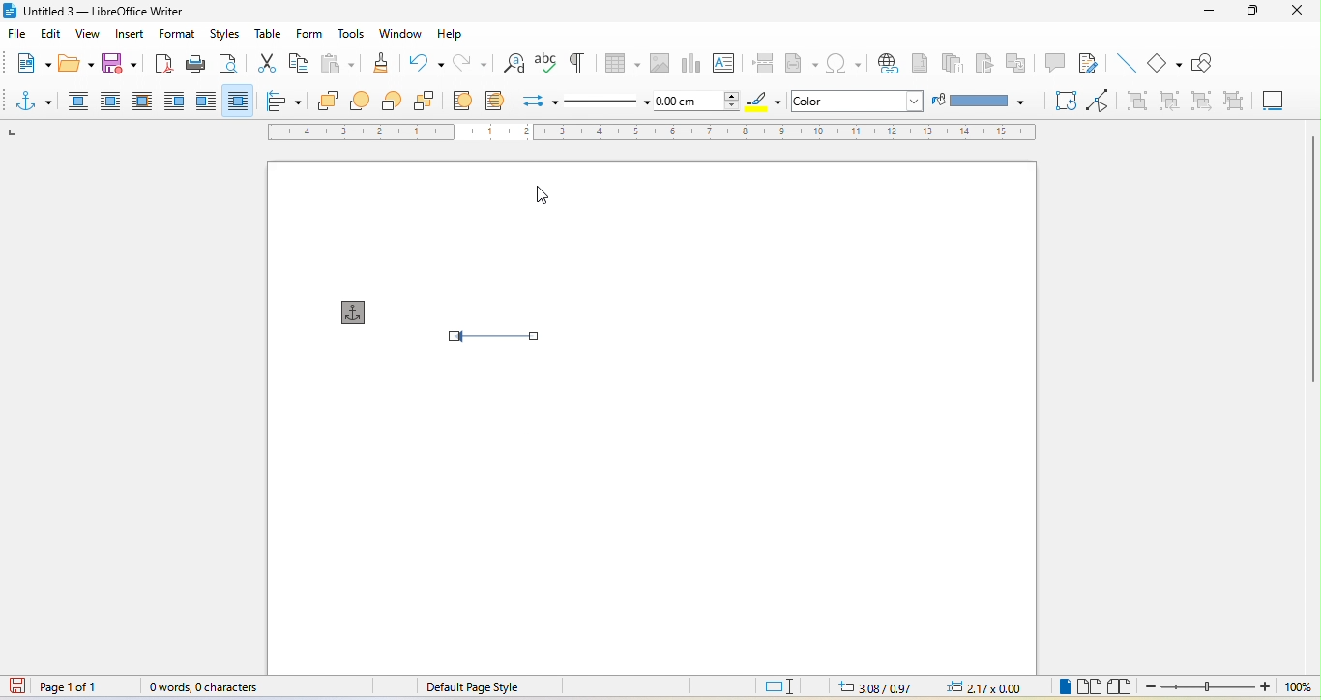  What do you see at coordinates (195, 63) in the screenshot?
I see `print` at bounding box center [195, 63].